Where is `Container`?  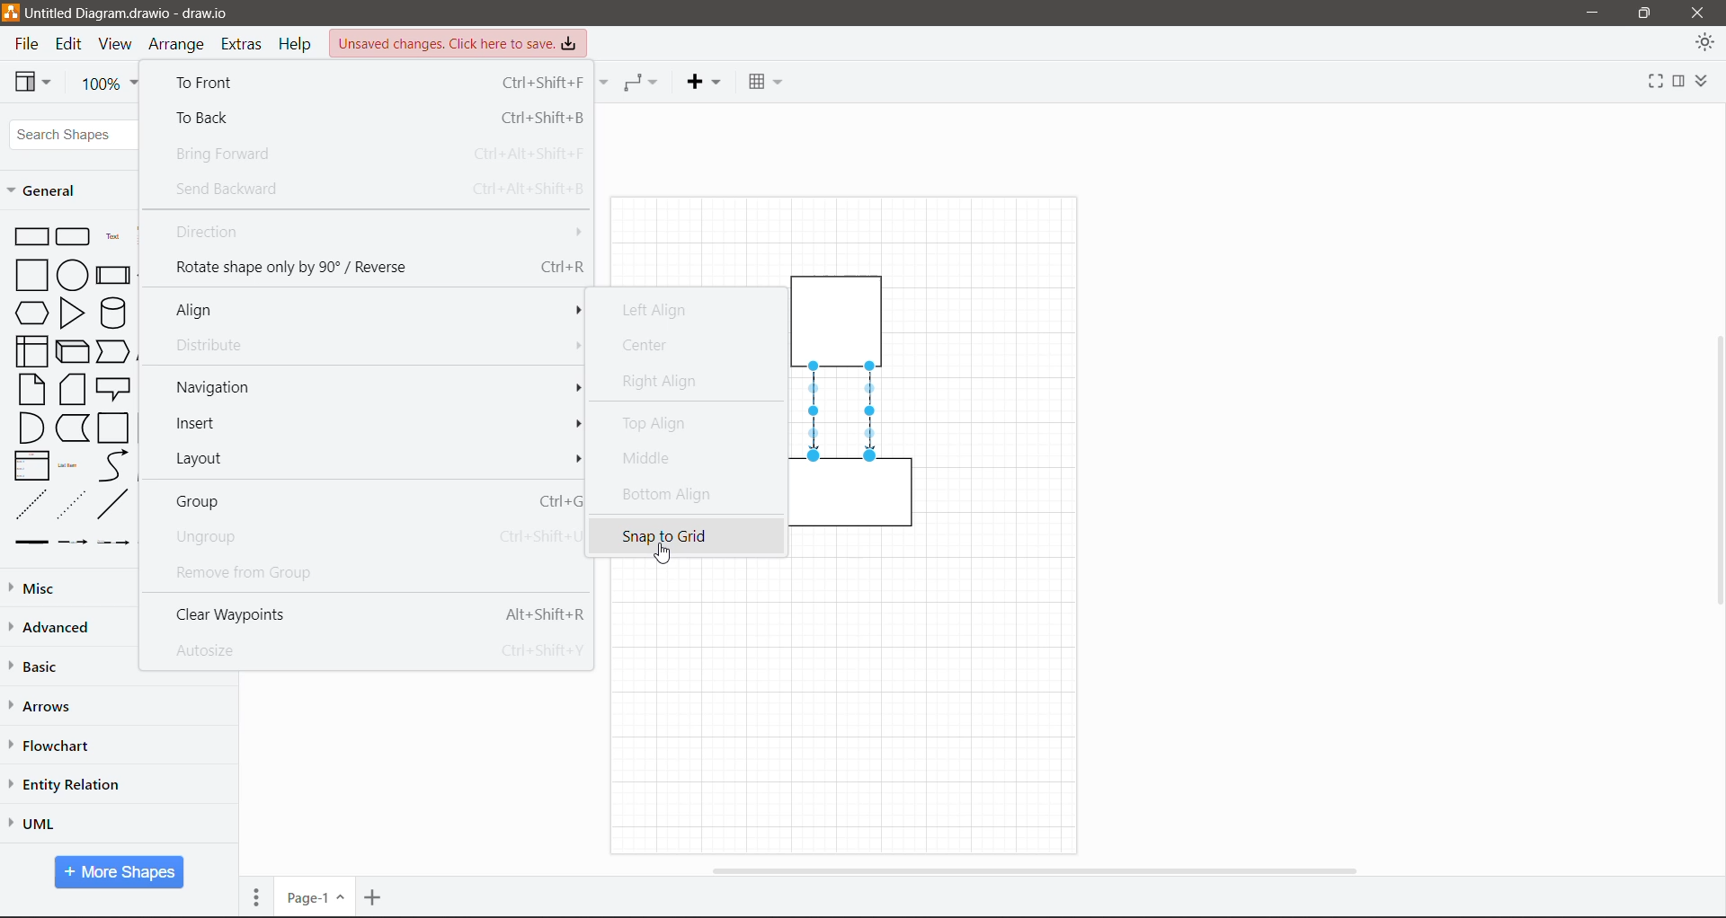
Container is located at coordinates (114, 428).